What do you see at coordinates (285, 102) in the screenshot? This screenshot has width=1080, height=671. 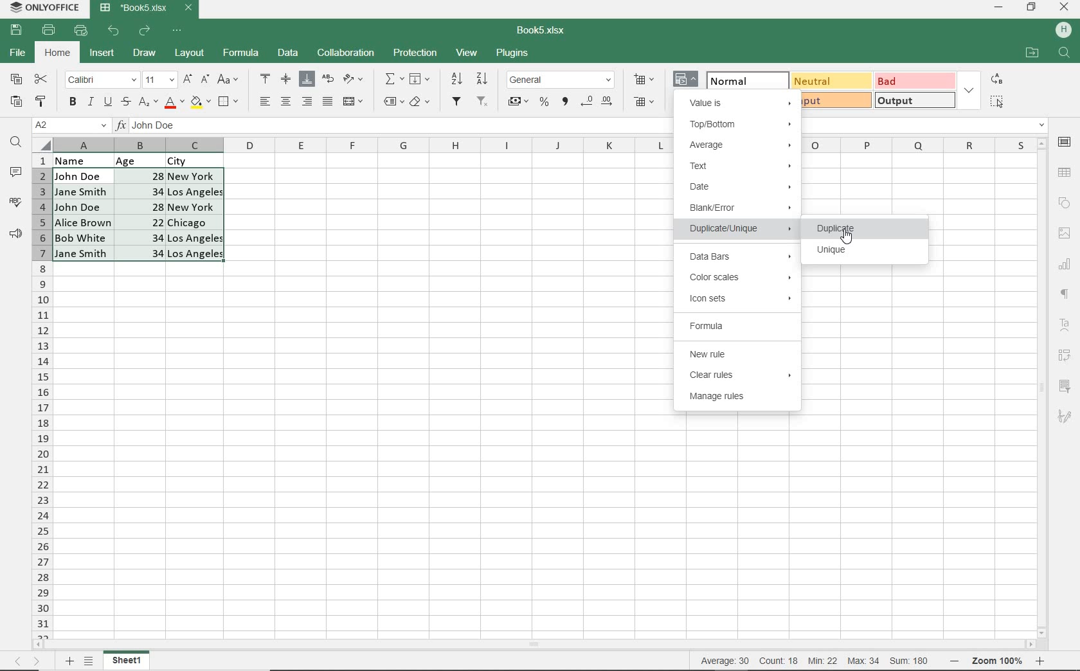 I see `ALIGN CENTER` at bounding box center [285, 102].